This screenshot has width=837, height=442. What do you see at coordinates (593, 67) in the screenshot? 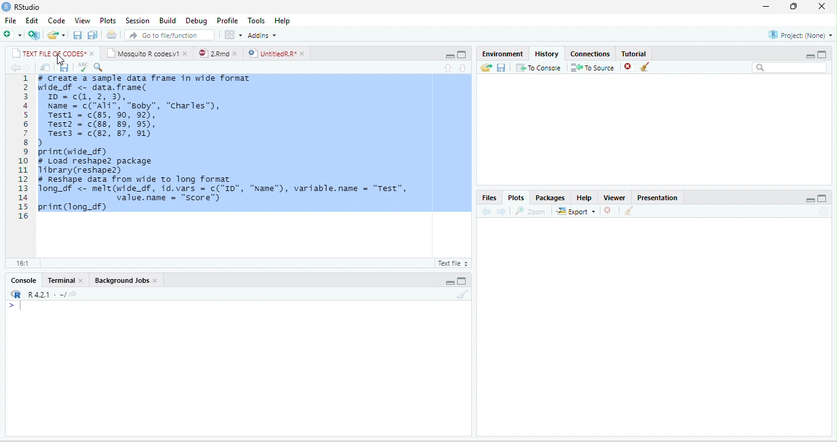
I see `To Source` at bounding box center [593, 67].